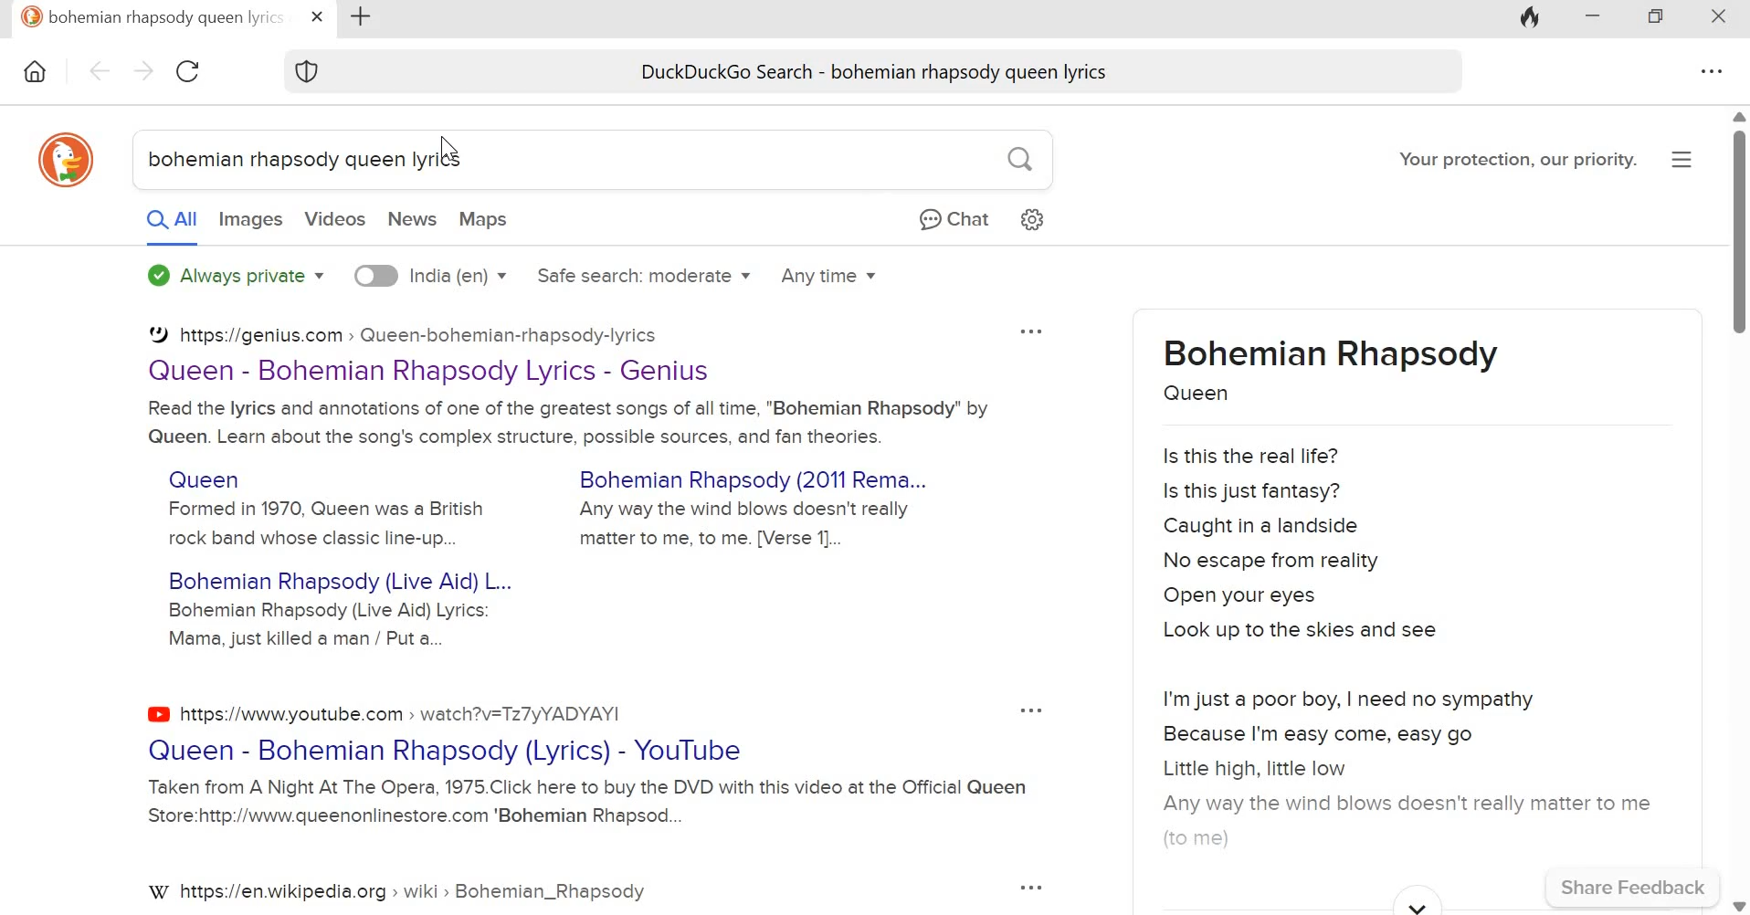 The height and width of the screenshot is (915, 1750). I want to click on Taken from A Night At The Opera, 1975.Click here to buy the DVD with this video at the Official Queen
Store:http://www.queenonlinestore.com 'Bohemian Rhapsod..., so click(589, 803).